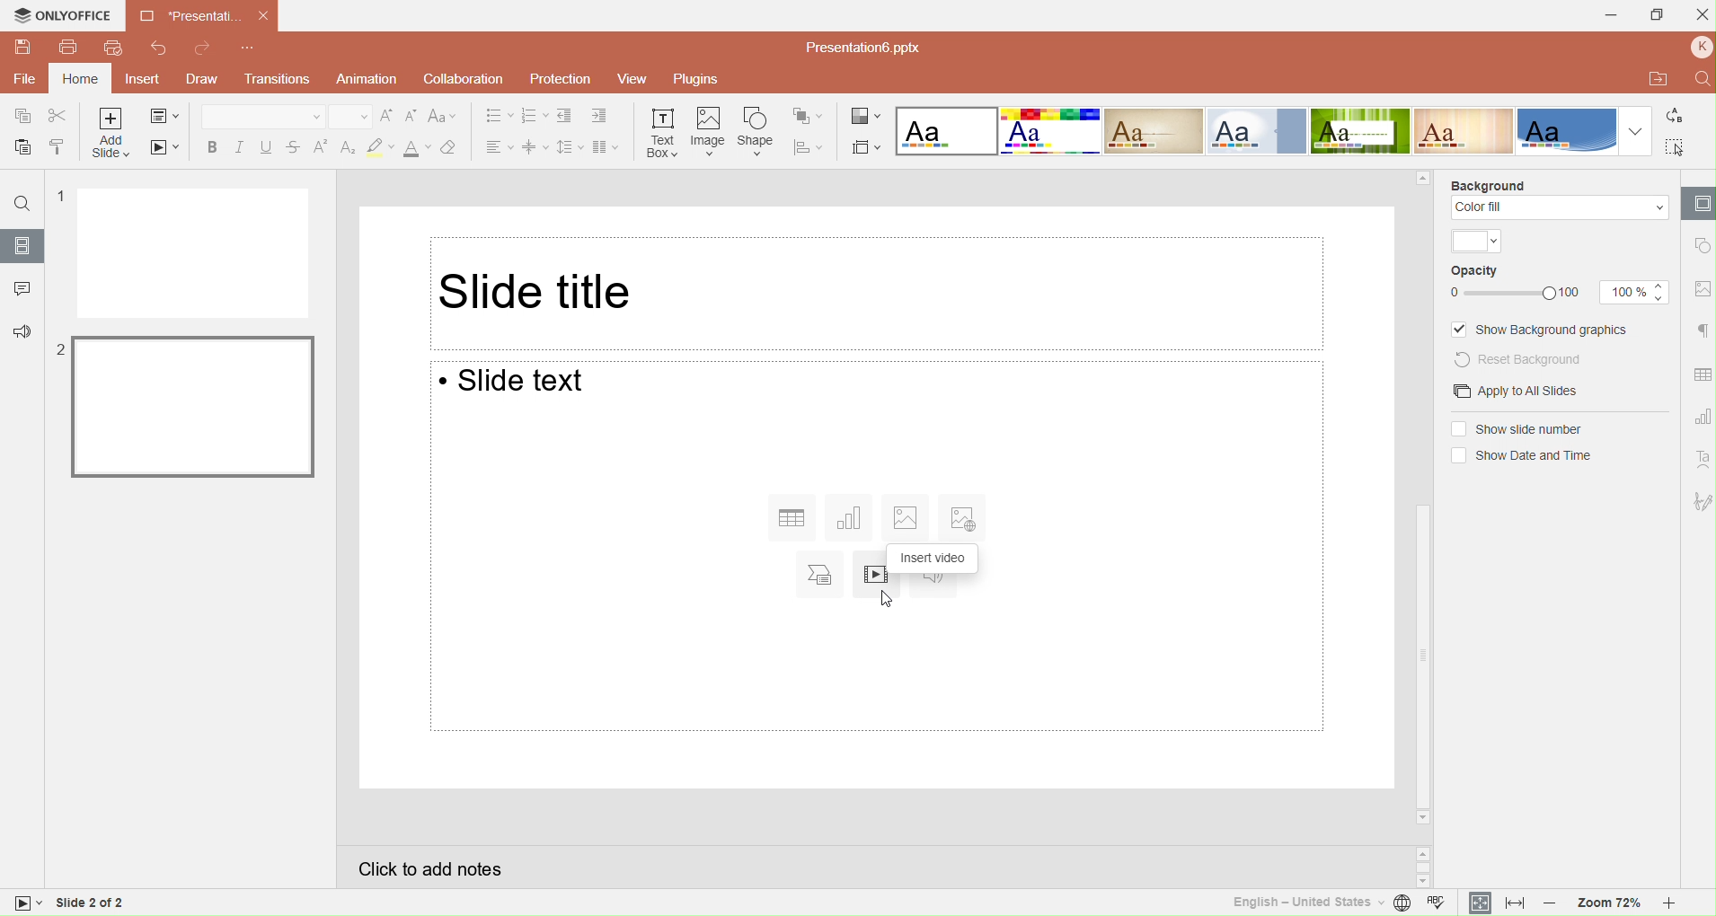  I want to click on Chart setting, so click(1700, 412).